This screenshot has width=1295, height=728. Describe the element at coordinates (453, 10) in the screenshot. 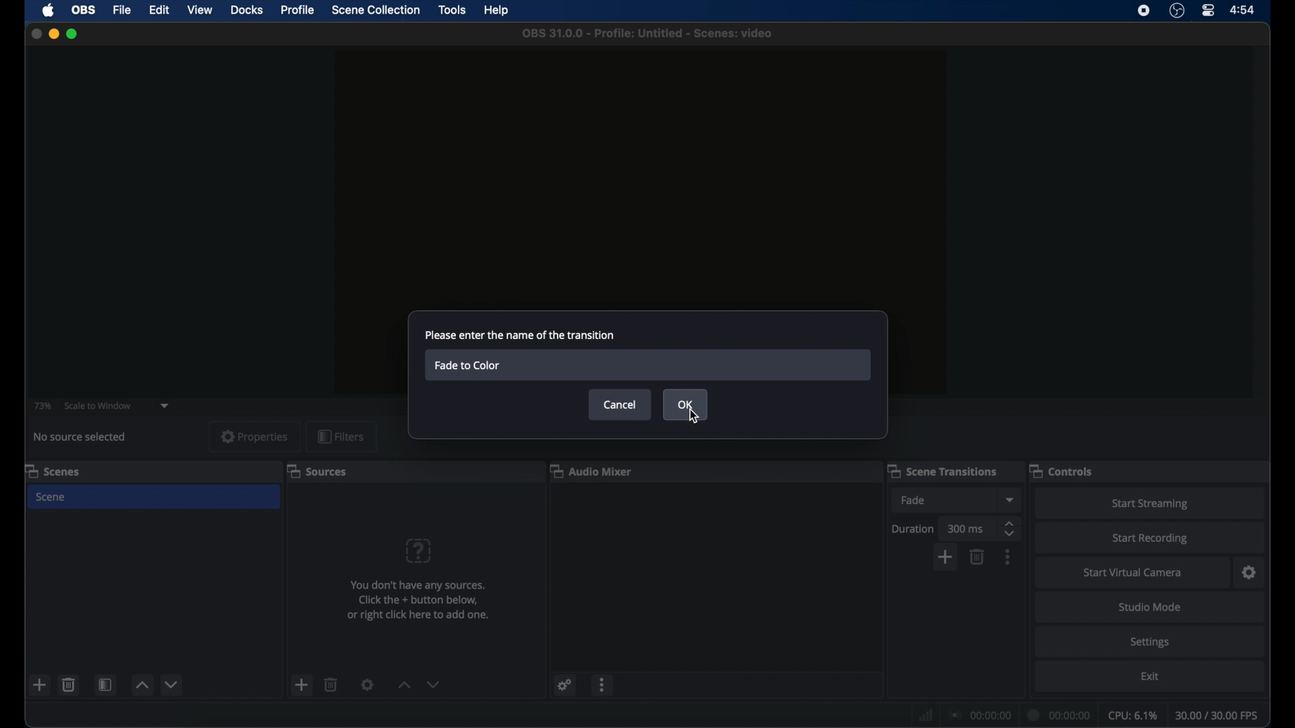

I see `tools` at that location.